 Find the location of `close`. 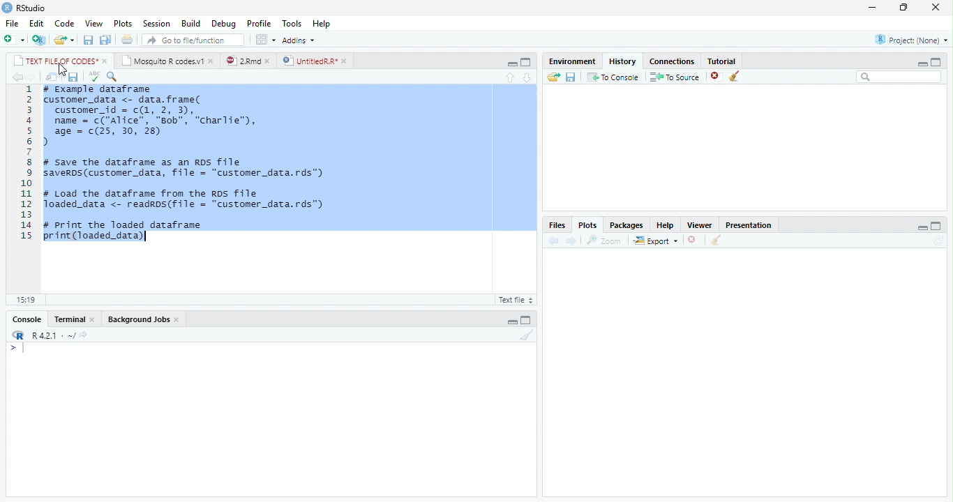

close is located at coordinates (694, 240).